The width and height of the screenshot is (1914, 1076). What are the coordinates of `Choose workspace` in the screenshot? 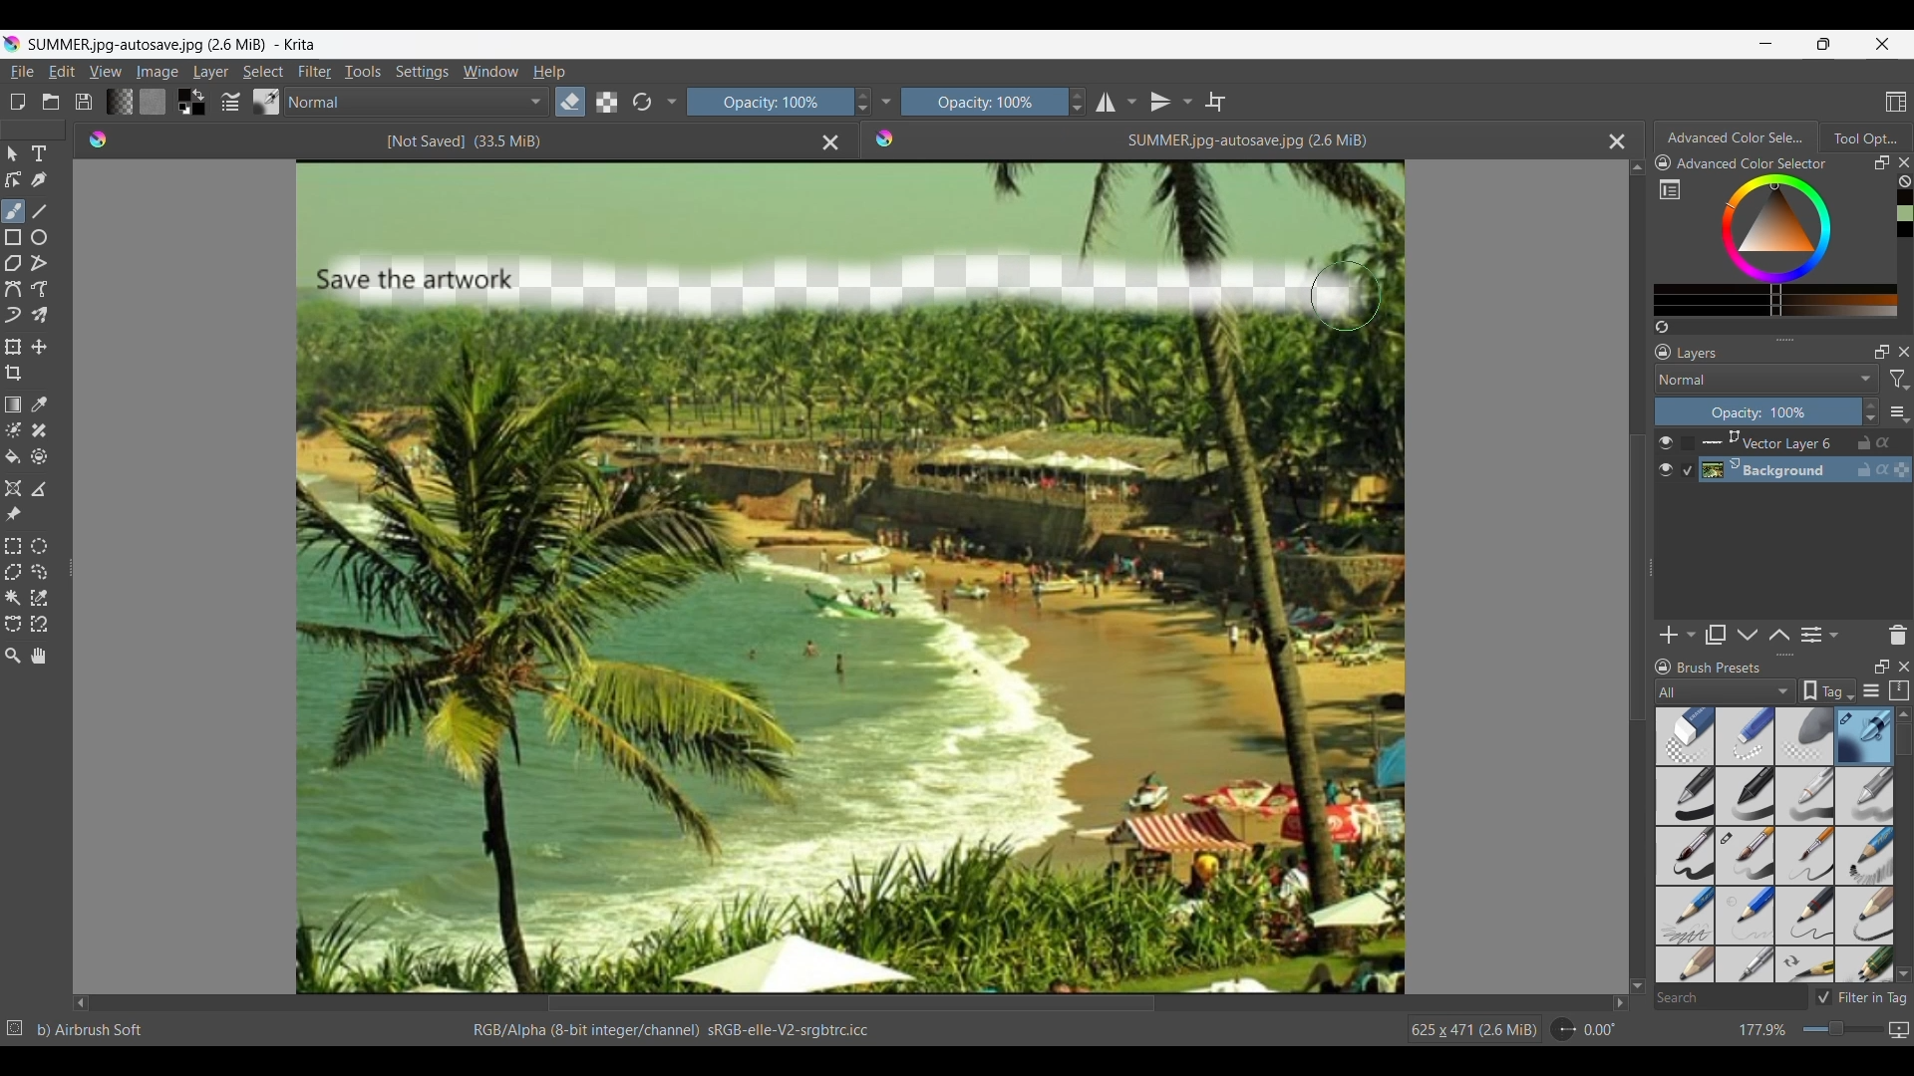 It's located at (1896, 102).